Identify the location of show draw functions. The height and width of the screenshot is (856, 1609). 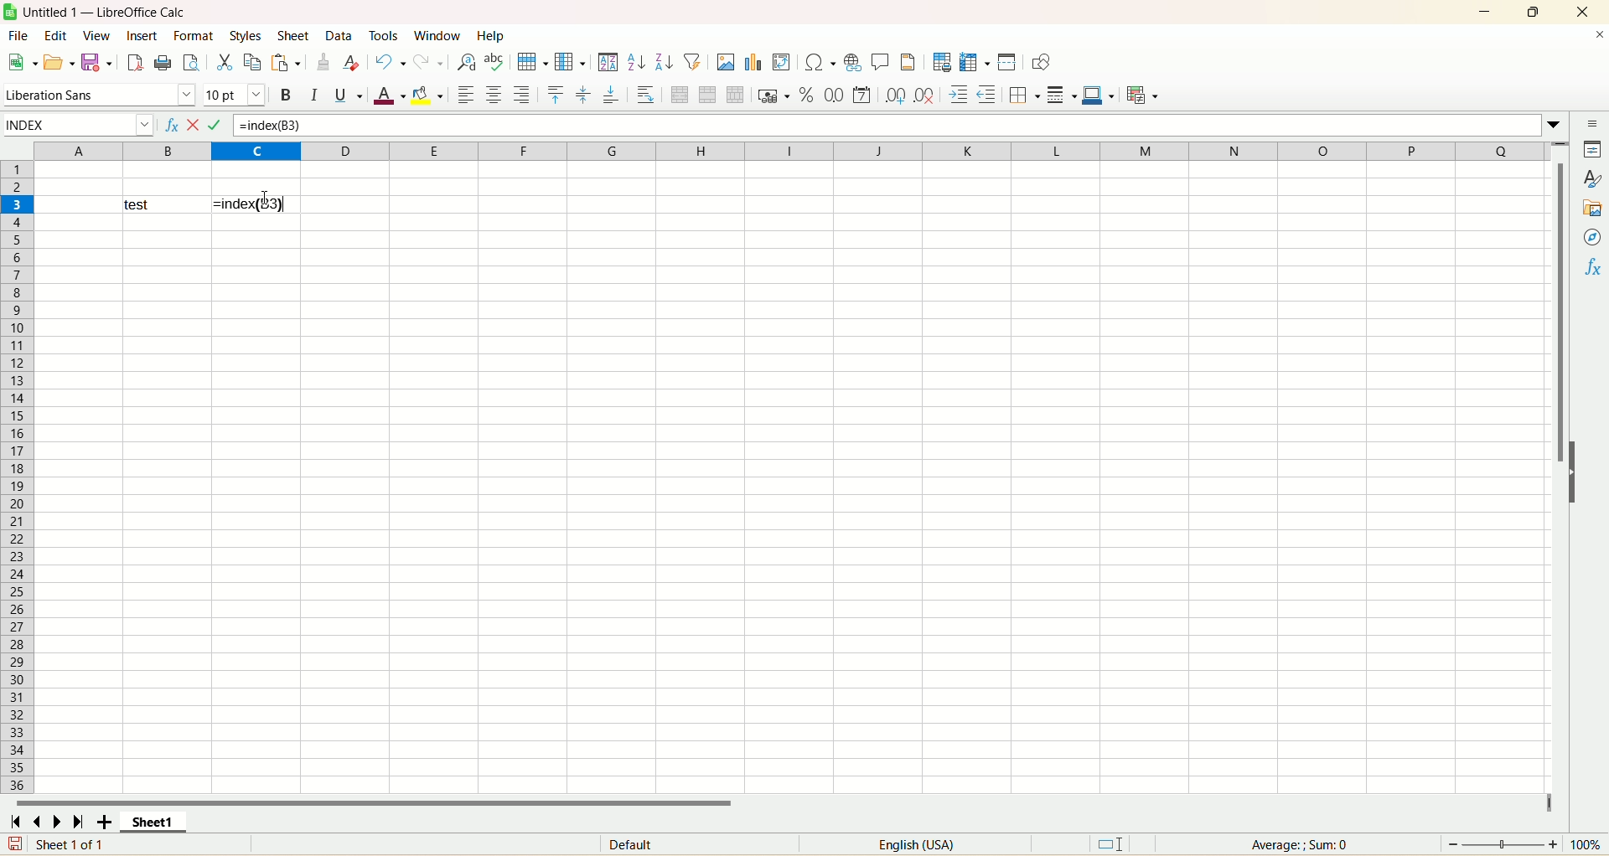
(1041, 62).